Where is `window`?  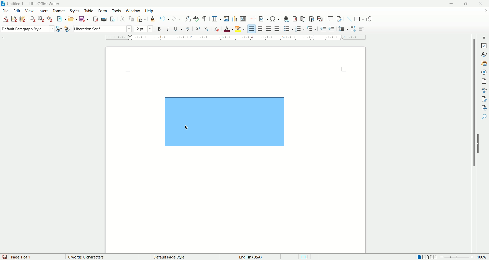
window is located at coordinates (133, 10).